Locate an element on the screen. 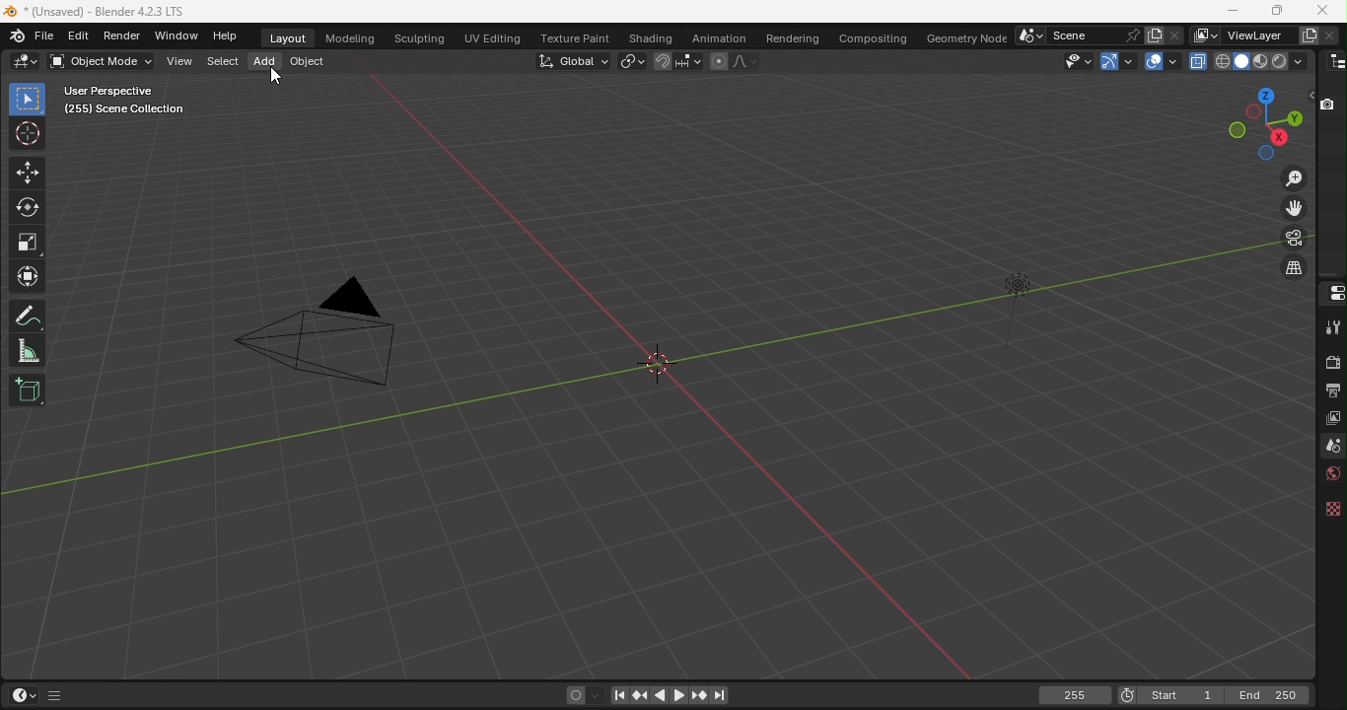 The image size is (1347, 710). Auto keyframing is located at coordinates (595, 695).